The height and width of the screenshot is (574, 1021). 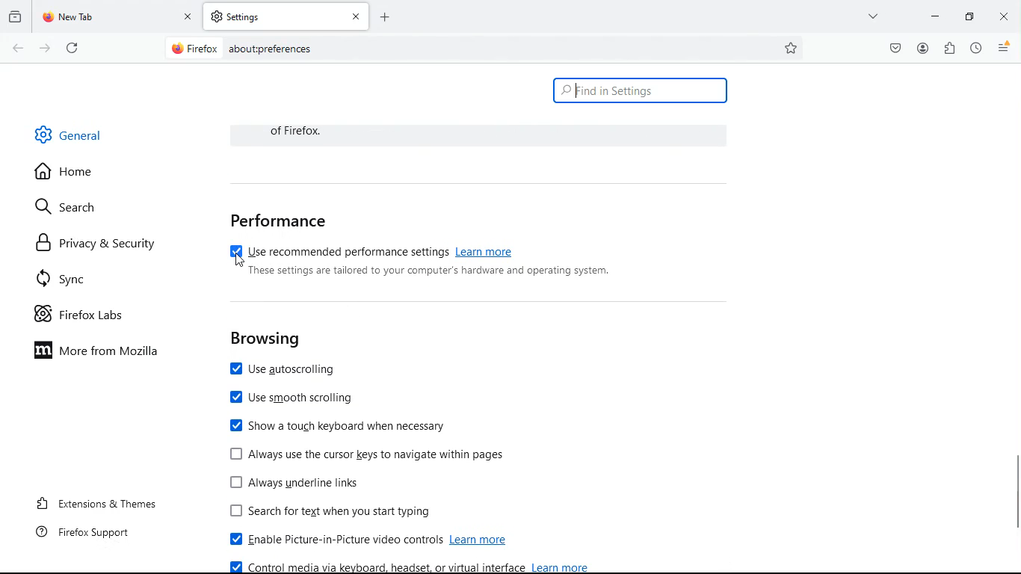 I want to click on firefox support, so click(x=81, y=536).